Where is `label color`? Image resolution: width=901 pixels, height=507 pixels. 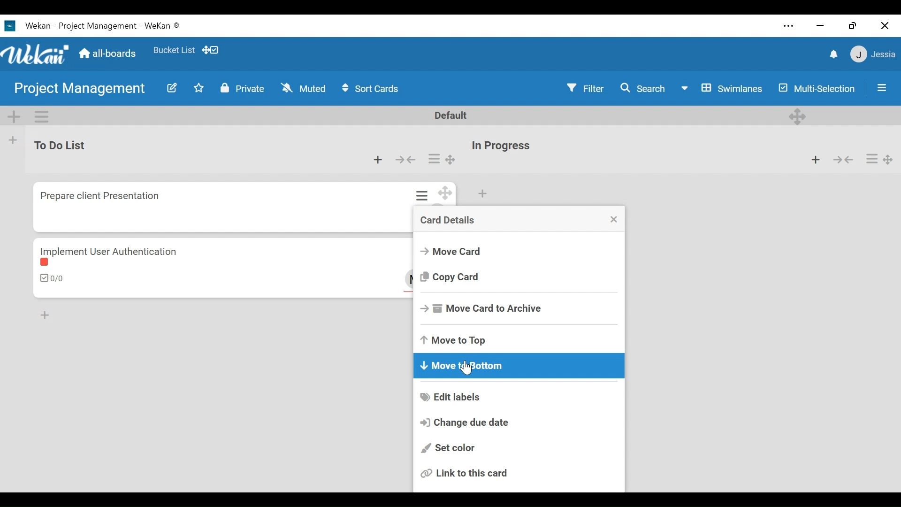
label color is located at coordinates (48, 263).